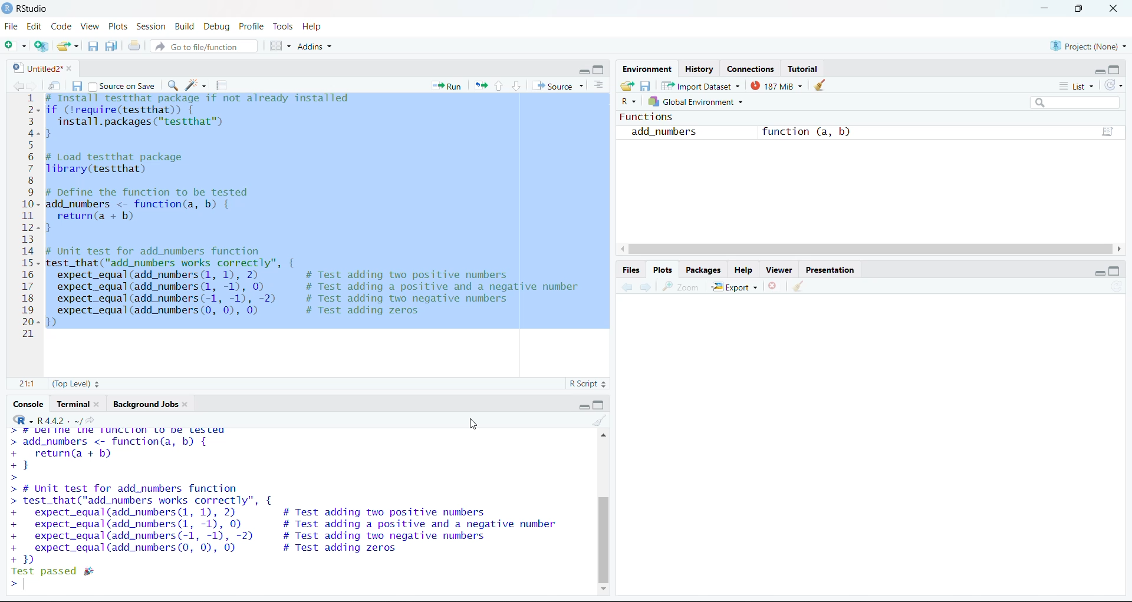  I want to click on Files, so click(631, 270).